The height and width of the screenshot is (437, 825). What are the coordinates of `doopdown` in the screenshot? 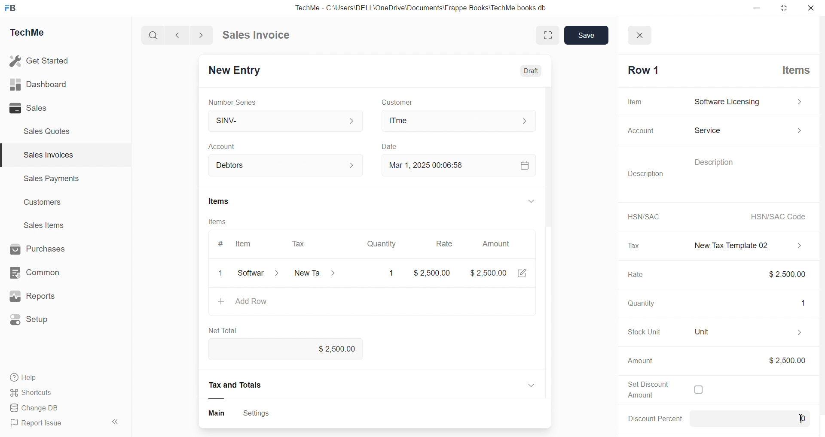 It's located at (532, 202).